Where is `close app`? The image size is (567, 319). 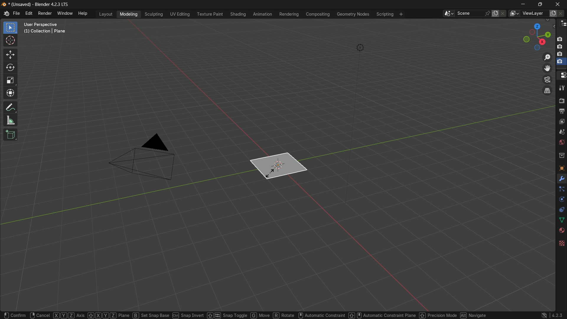 close app is located at coordinates (558, 4).